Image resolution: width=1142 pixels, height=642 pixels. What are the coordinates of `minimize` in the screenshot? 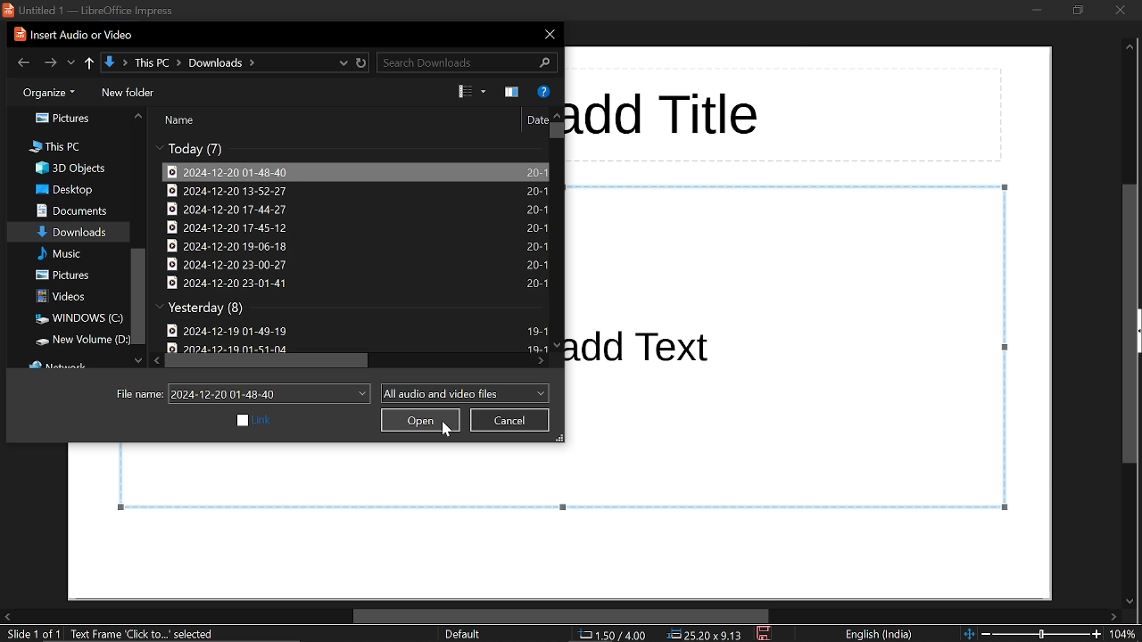 It's located at (1033, 12).